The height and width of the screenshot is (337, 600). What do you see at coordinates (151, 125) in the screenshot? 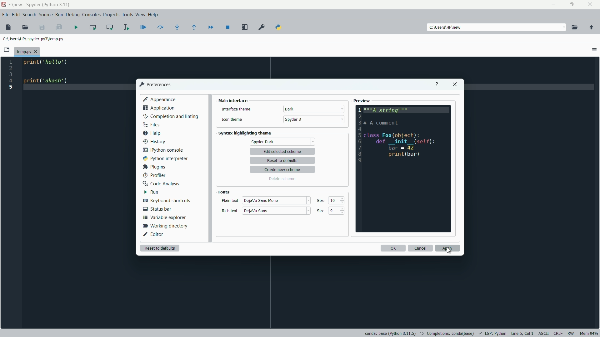
I see `files` at bounding box center [151, 125].